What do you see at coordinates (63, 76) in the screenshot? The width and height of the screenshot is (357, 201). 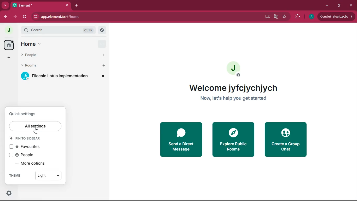 I see `filecoin lotus implementation` at bounding box center [63, 76].